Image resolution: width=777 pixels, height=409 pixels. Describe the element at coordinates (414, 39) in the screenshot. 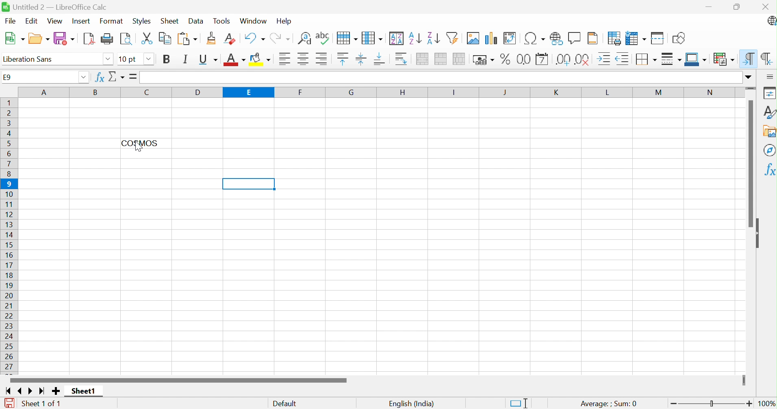

I see `Sort ascending` at that location.